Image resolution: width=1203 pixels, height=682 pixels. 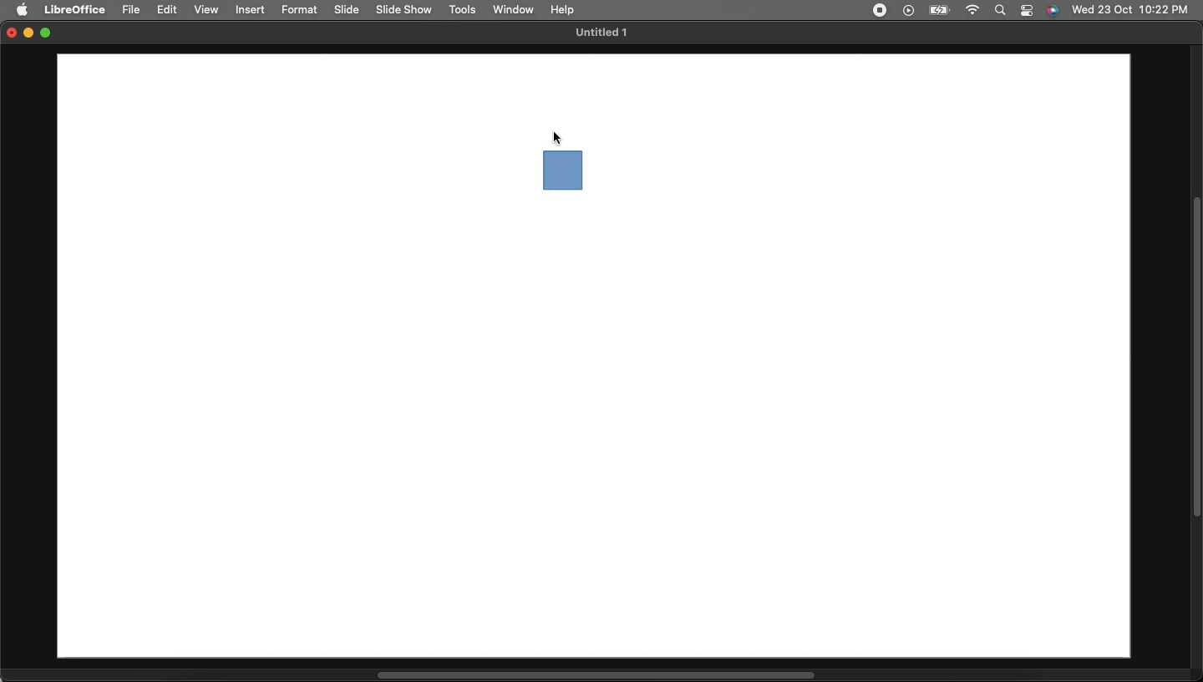 What do you see at coordinates (1130, 9) in the screenshot?
I see `Date/time` at bounding box center [1130, 9].